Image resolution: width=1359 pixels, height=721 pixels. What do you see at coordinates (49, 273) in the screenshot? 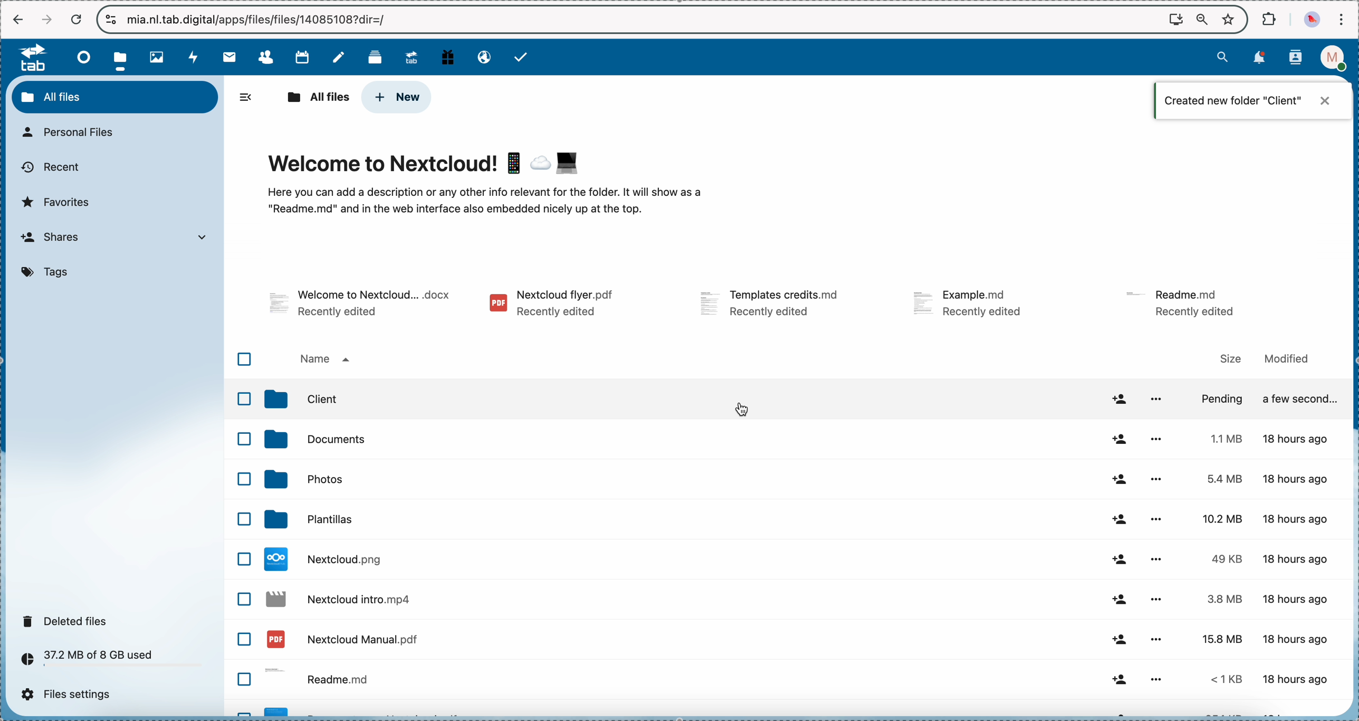
I see `tags` at bounding box center [49, 273].